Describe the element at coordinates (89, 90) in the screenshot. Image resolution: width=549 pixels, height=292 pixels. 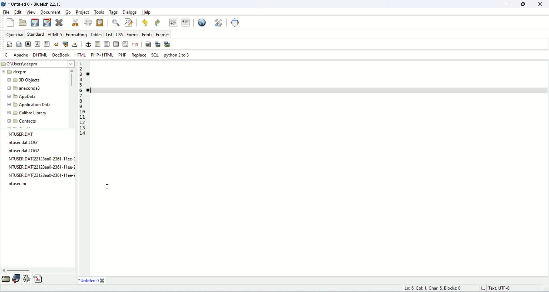
I see `bookmark` at that location.